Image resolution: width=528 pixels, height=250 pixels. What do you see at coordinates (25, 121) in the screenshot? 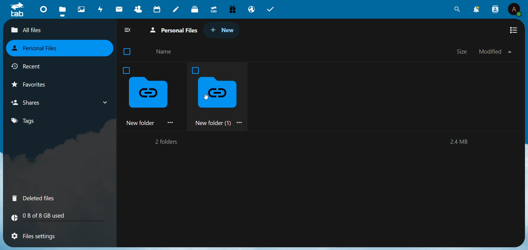
I see `tags` at bounding box center [25, 121].